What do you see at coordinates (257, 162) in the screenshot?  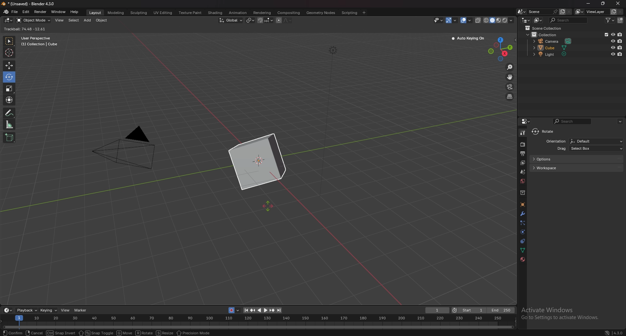 I see `cube` at bounding box center [257, 162].